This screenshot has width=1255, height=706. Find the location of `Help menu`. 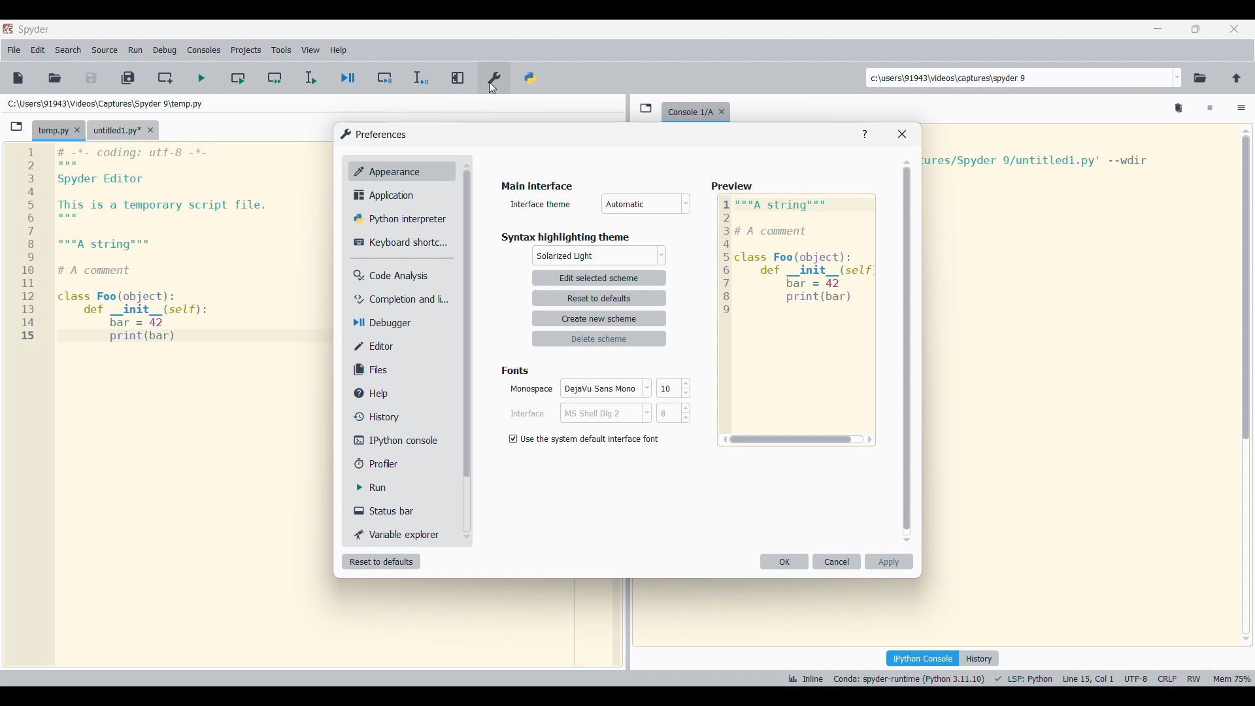

Help menu is located at coordinates (339, 50).